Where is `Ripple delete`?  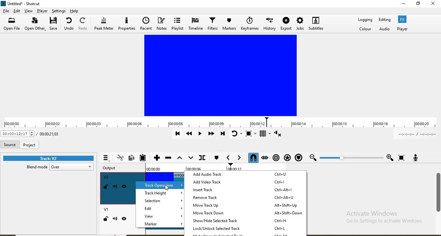
Ripple delete is located at coordinates (168, 158).